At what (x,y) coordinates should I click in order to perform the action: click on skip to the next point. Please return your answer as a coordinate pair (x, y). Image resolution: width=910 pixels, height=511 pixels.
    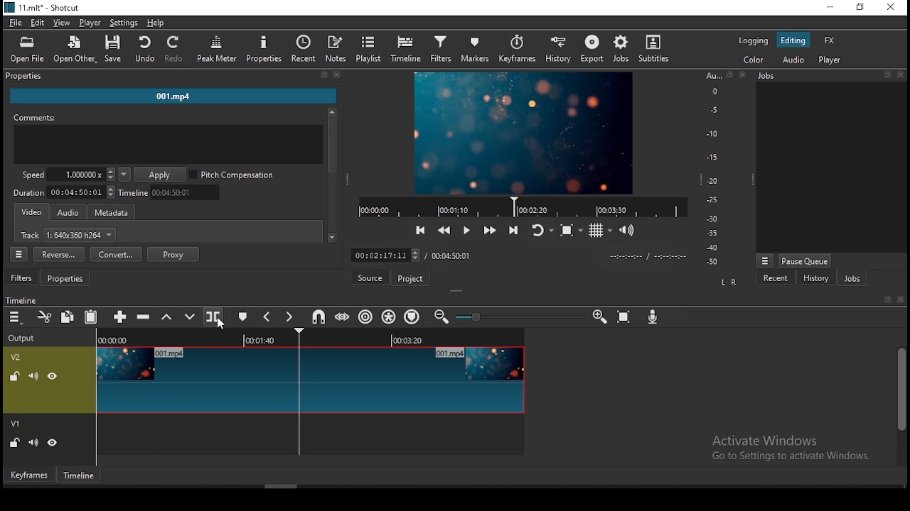
    Looking at the image, I should click on (516, 229).